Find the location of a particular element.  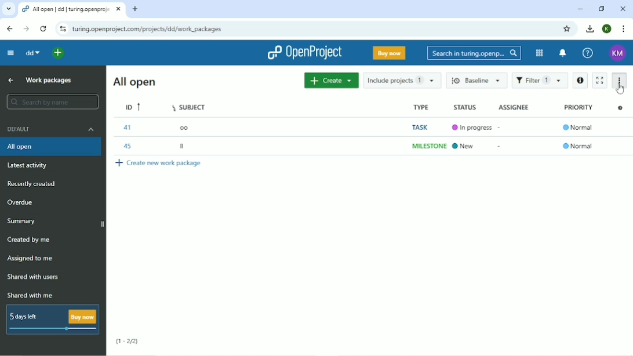

Priority is located at coordinates (580, 128).